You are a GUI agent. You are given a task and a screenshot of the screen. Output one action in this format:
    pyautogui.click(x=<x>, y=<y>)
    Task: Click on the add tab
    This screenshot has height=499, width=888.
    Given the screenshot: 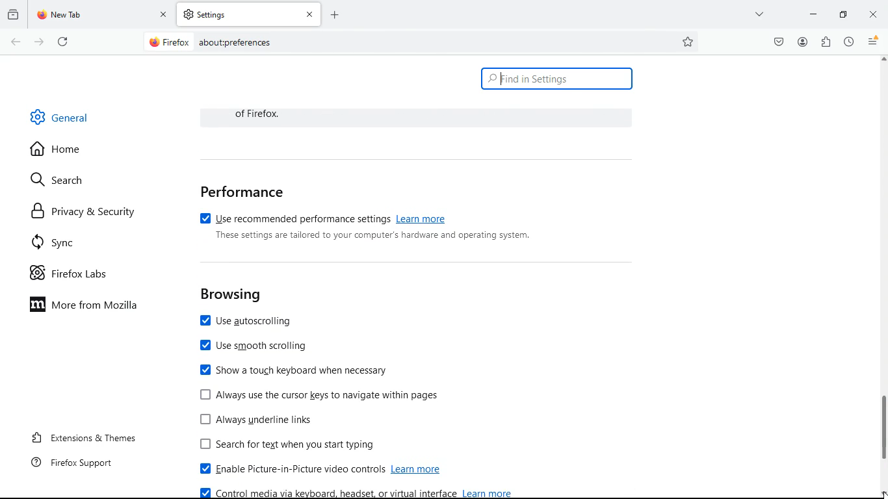 What is the action you would take?
    pyautogui.click(x=335, y=14)
    